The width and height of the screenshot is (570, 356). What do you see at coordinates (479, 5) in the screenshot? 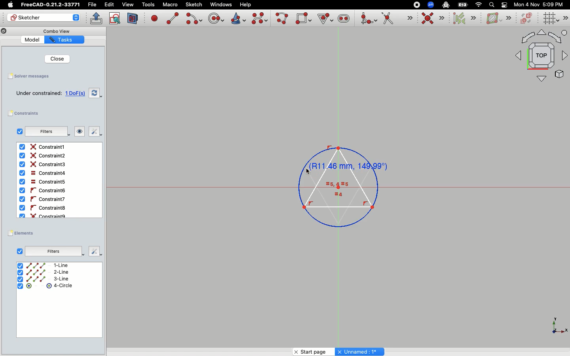
I see `Network` at bounding box center [479, 5].